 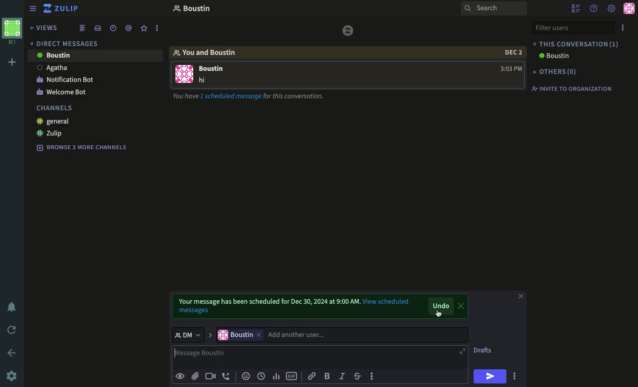 I want to click on favorite, so click(x=144, y=28).